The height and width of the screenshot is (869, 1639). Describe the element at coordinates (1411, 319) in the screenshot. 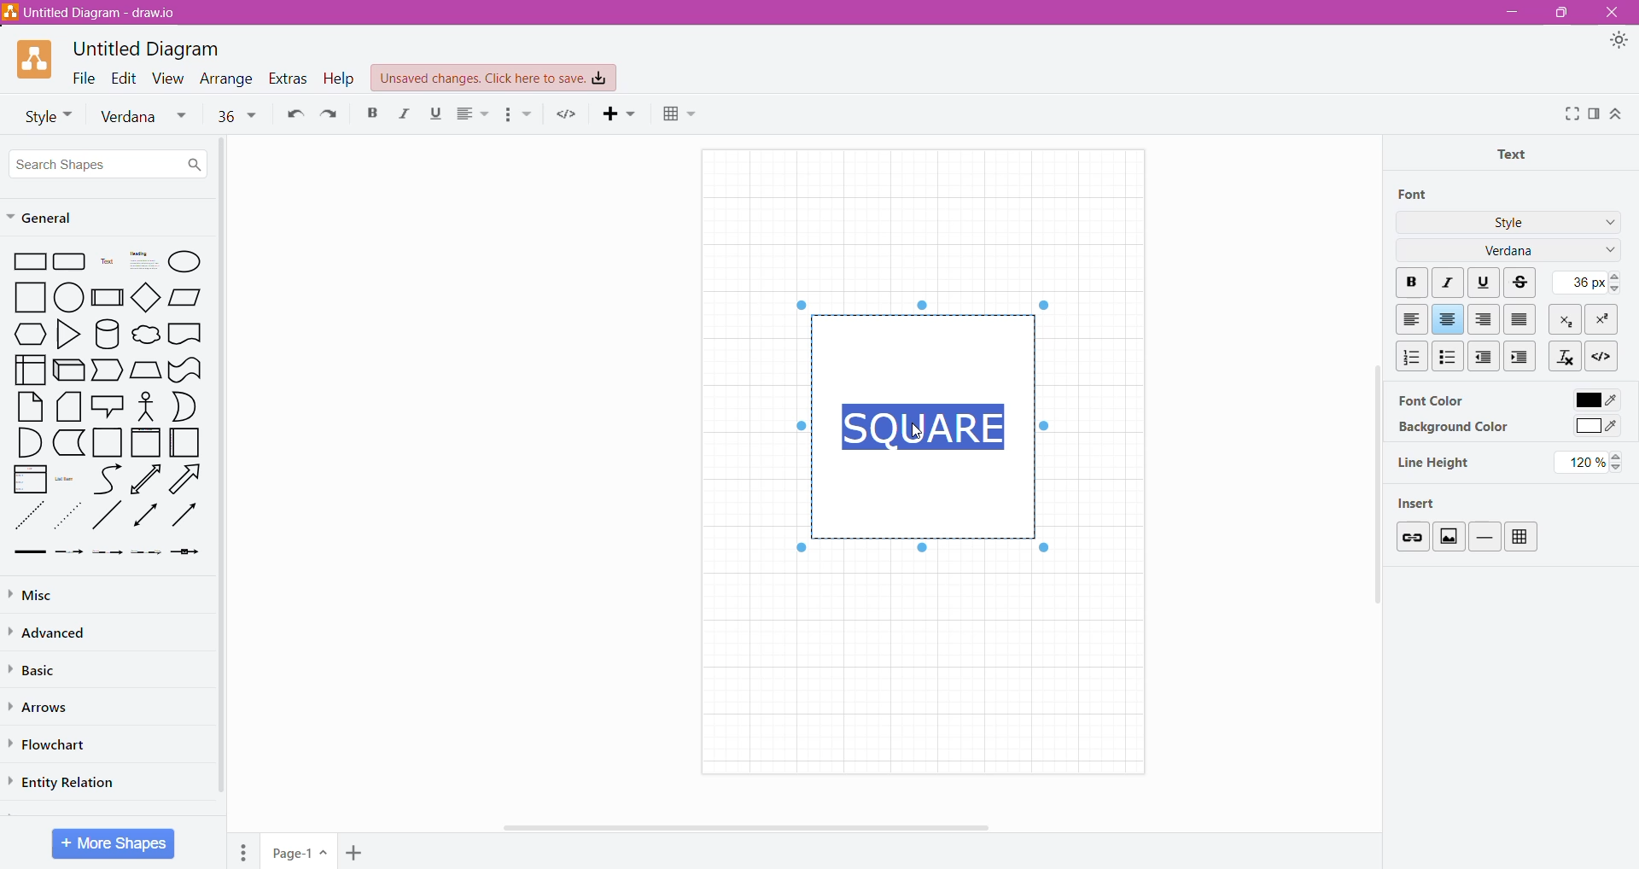

I see `Left` at that location.